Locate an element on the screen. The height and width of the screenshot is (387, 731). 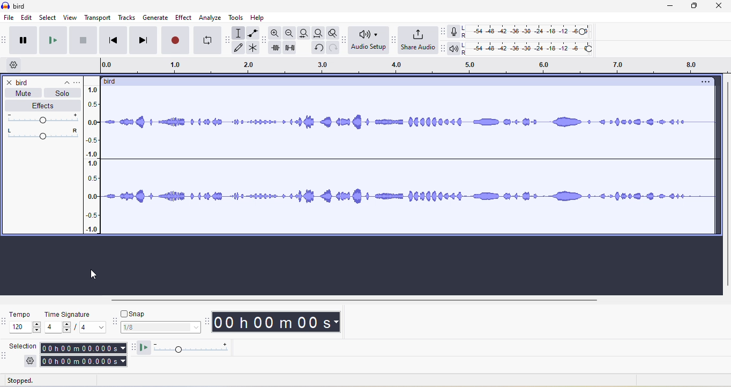
bird is located at coordinates (114, 81).